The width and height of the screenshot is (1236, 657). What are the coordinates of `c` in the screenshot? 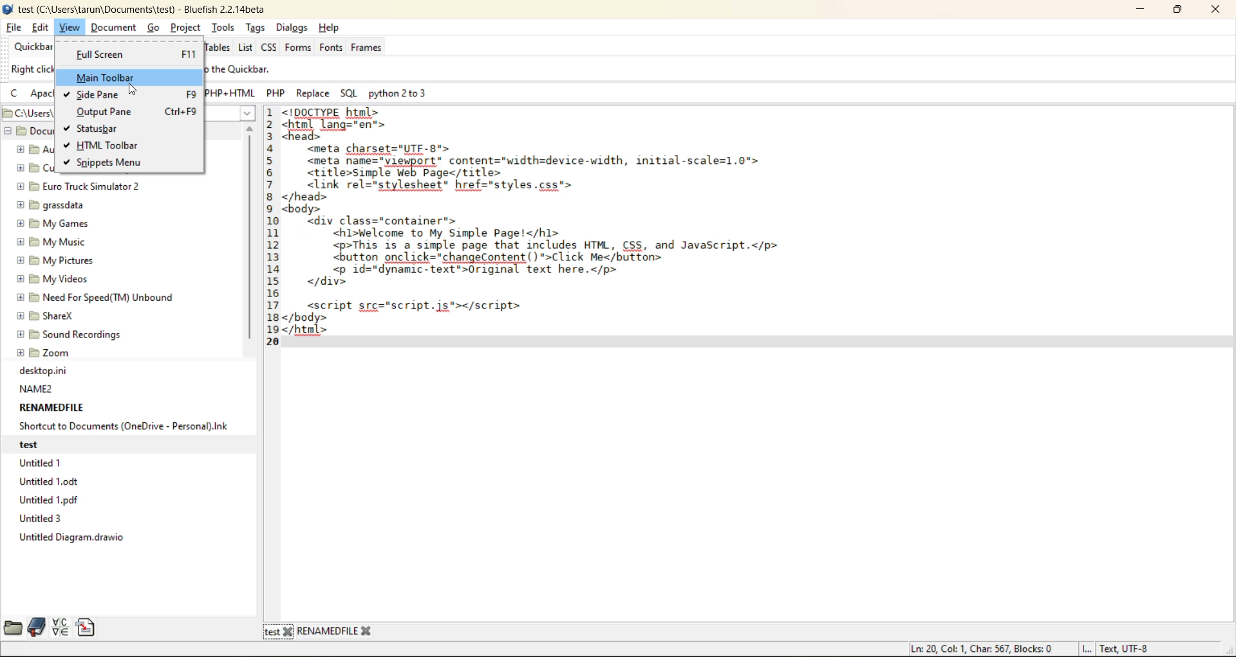 It's located at (15, 96).